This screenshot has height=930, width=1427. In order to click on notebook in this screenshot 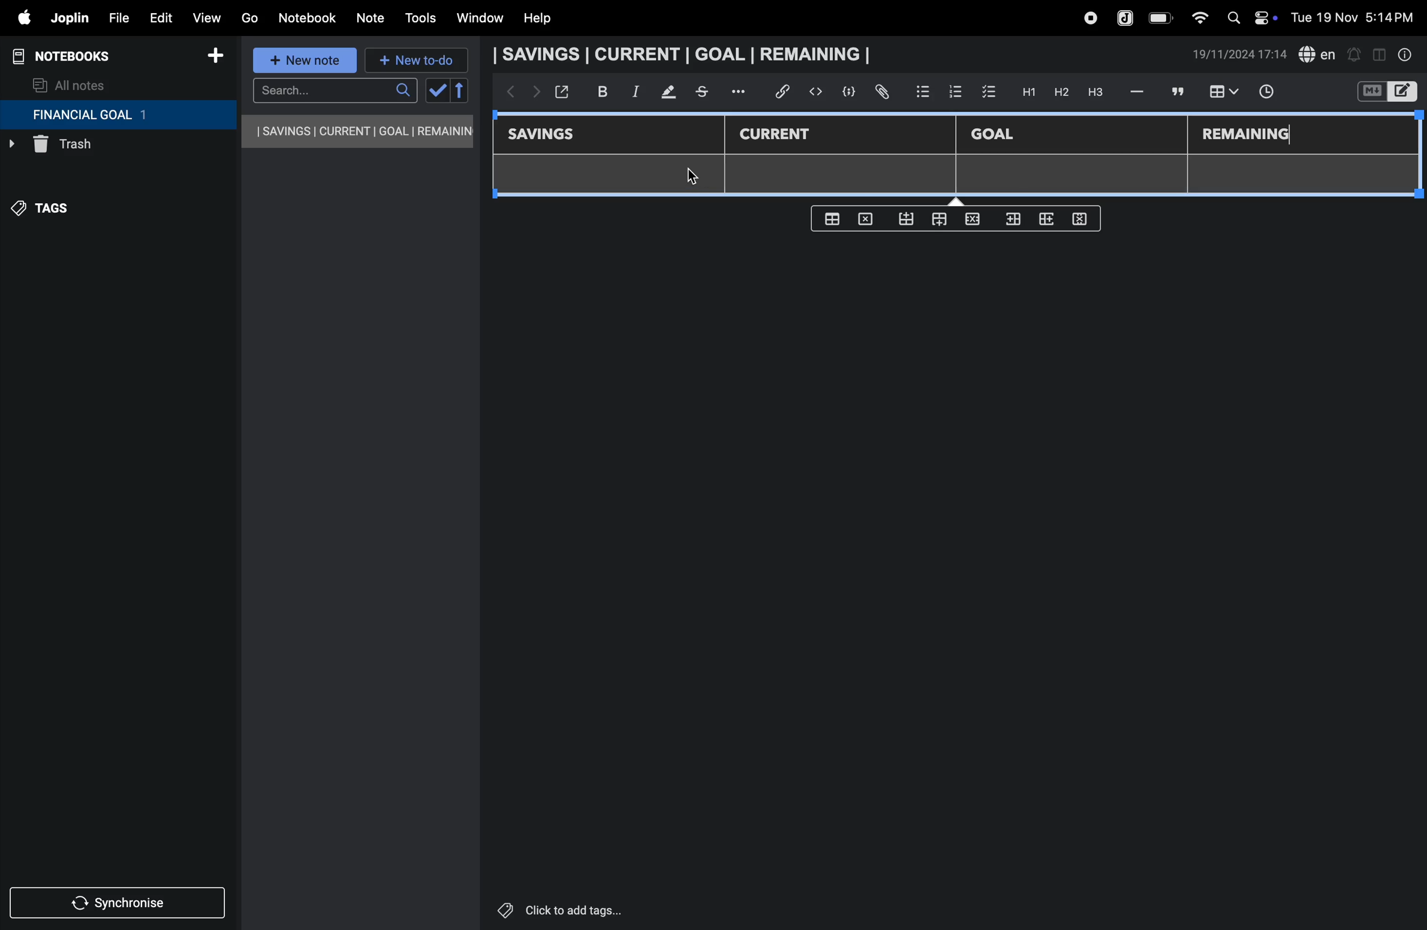, I will do `click(306, 18)`.